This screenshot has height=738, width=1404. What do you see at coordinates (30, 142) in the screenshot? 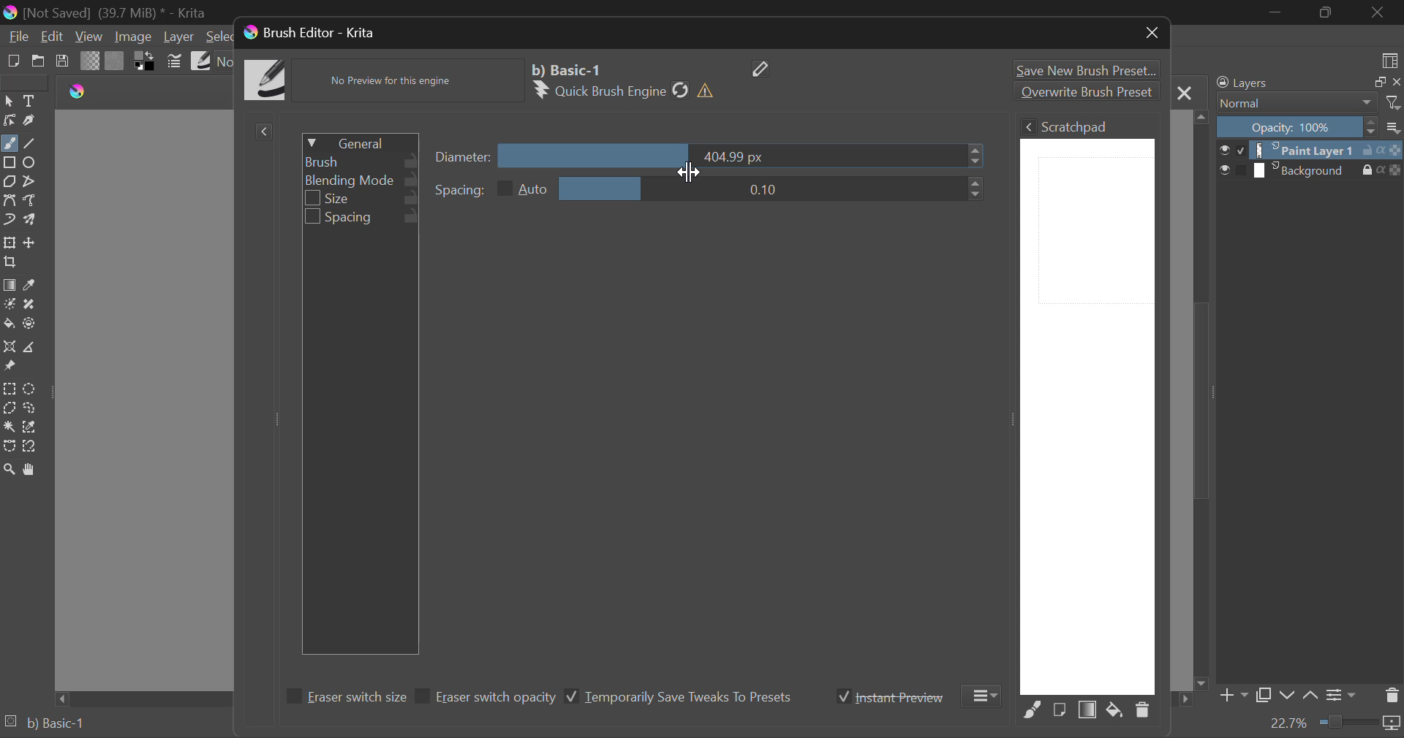
I see `Line` at bounding box center [30, 142].